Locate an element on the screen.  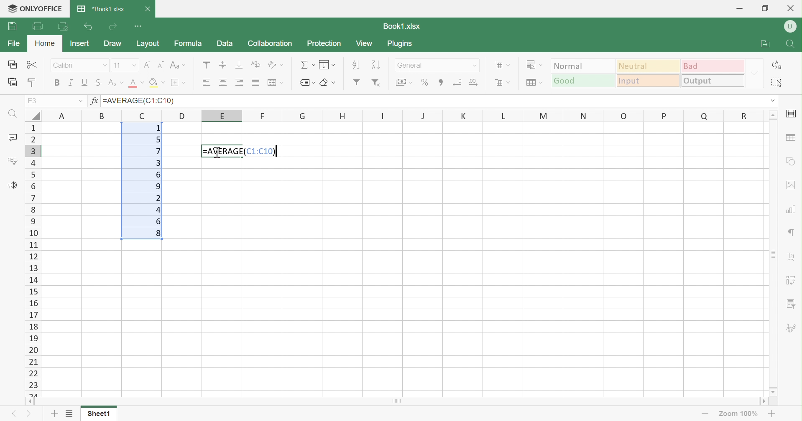
Justified is located at coordinates (255, 82).